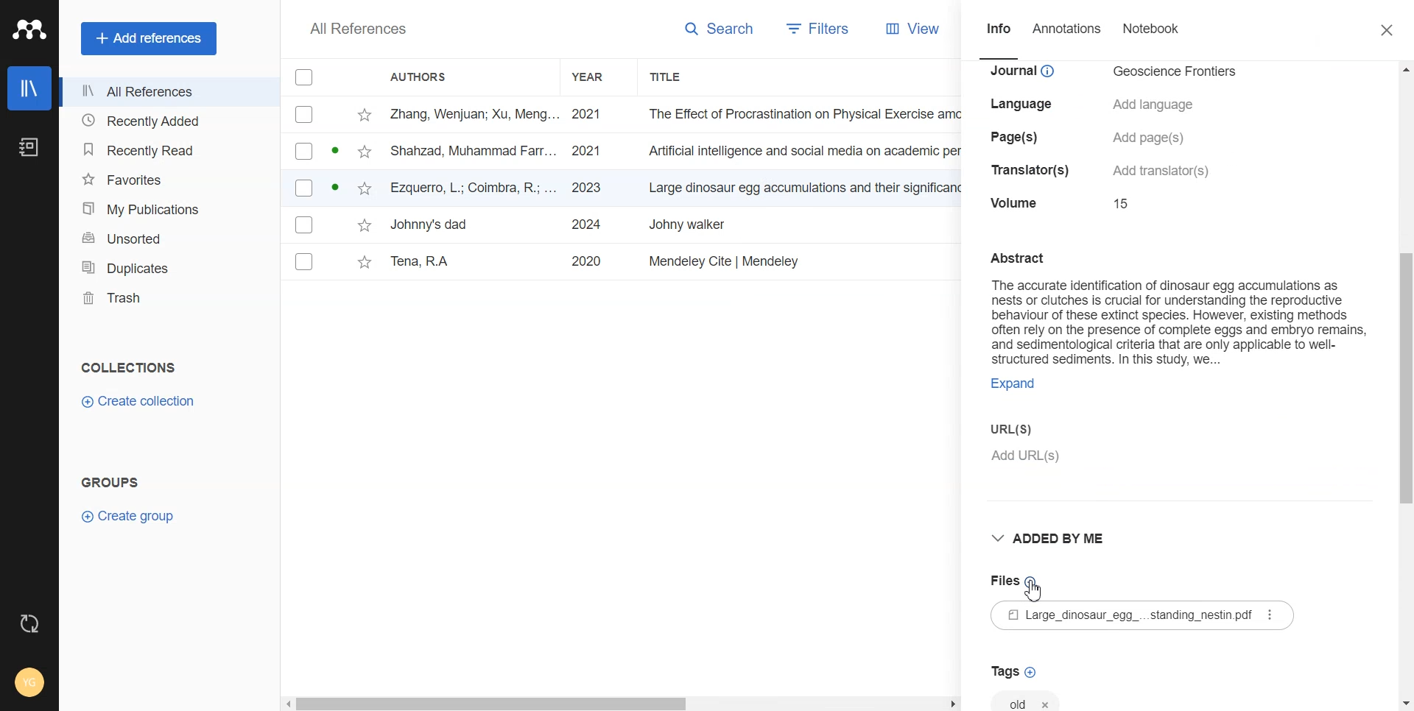  Describe the element at coordinates (1033, 171) in the screenshot. I see `details` at that location.